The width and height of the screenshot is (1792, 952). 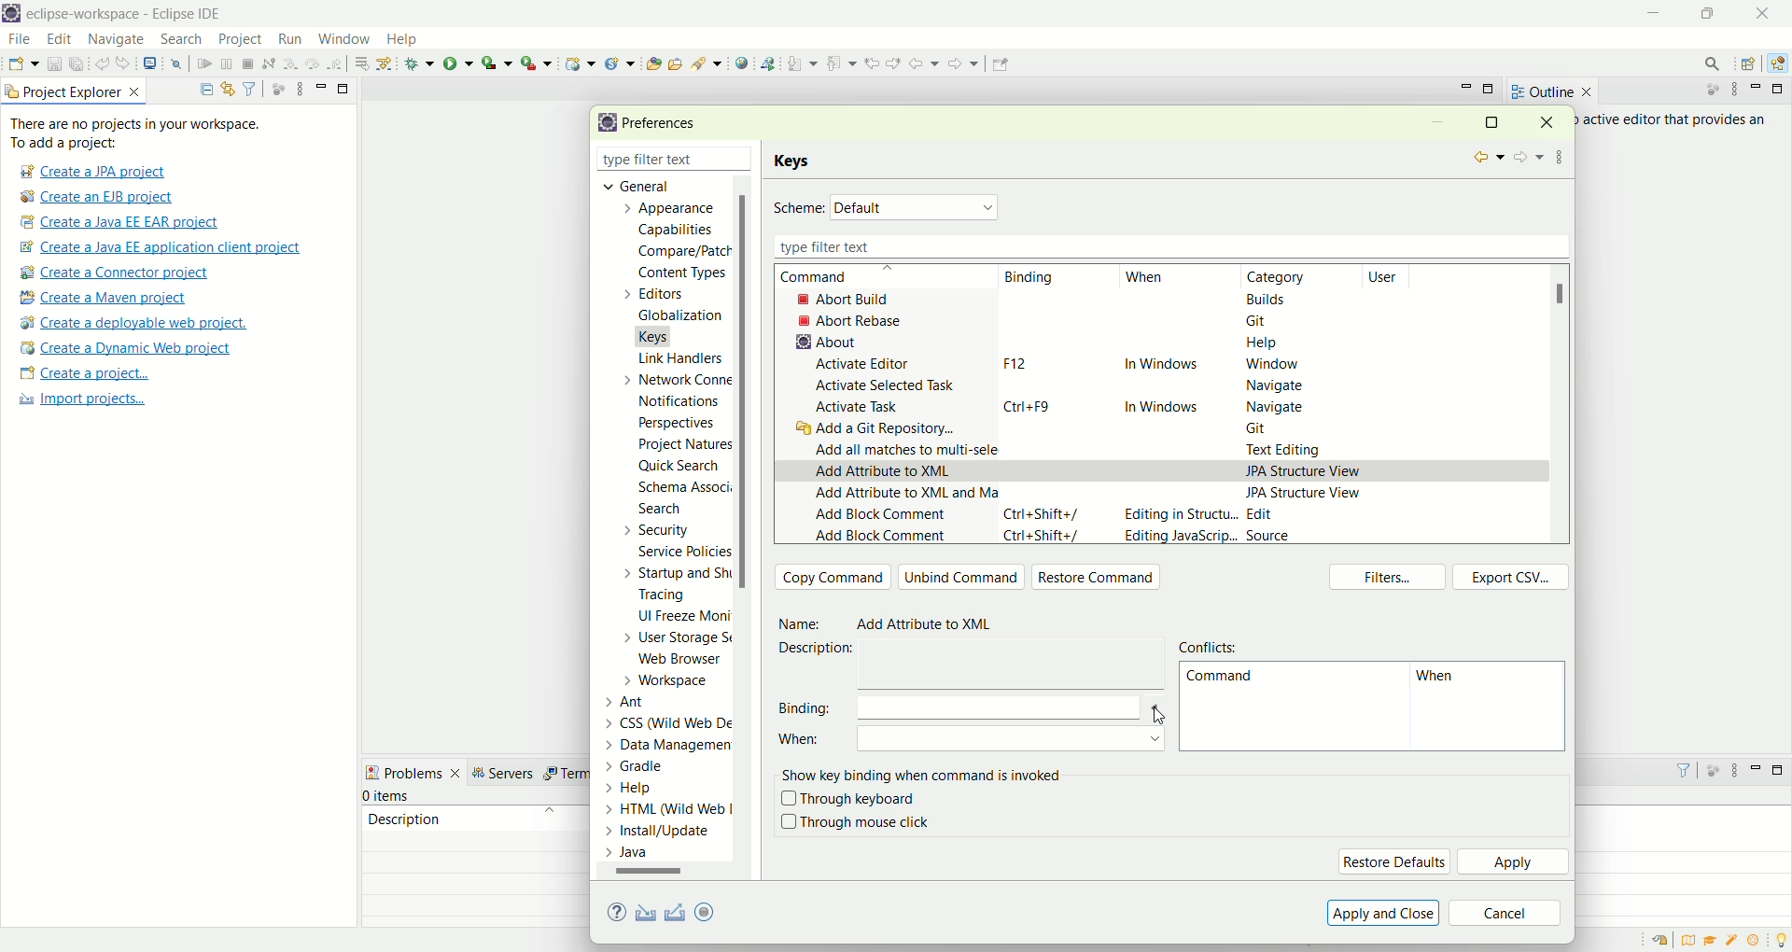 I want to click on  active editor that provides an outline, so click(x=1676, y=120).